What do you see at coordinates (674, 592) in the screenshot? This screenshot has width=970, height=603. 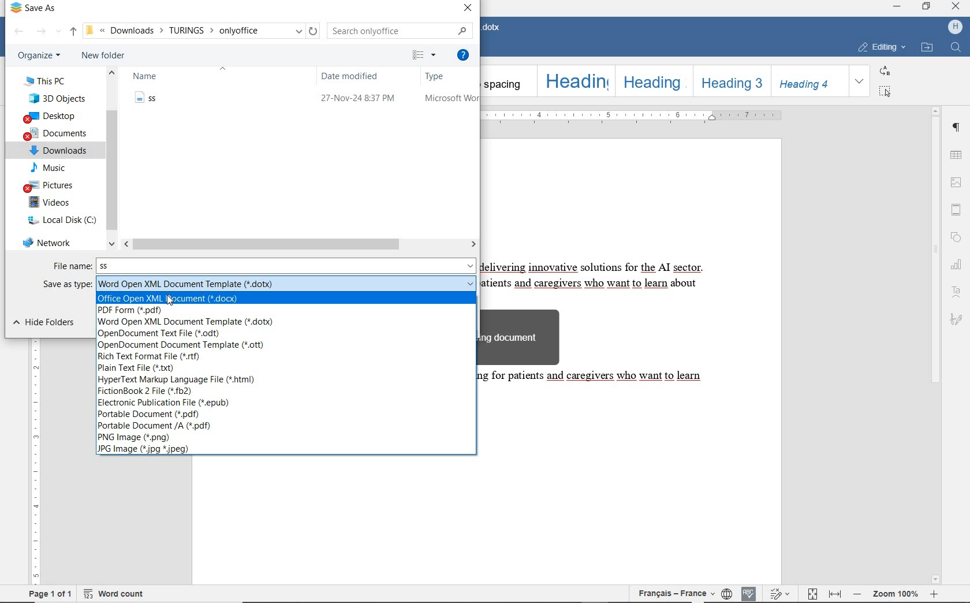 I see `TEXT LANGUAGE` at bounding box center [674, 592].